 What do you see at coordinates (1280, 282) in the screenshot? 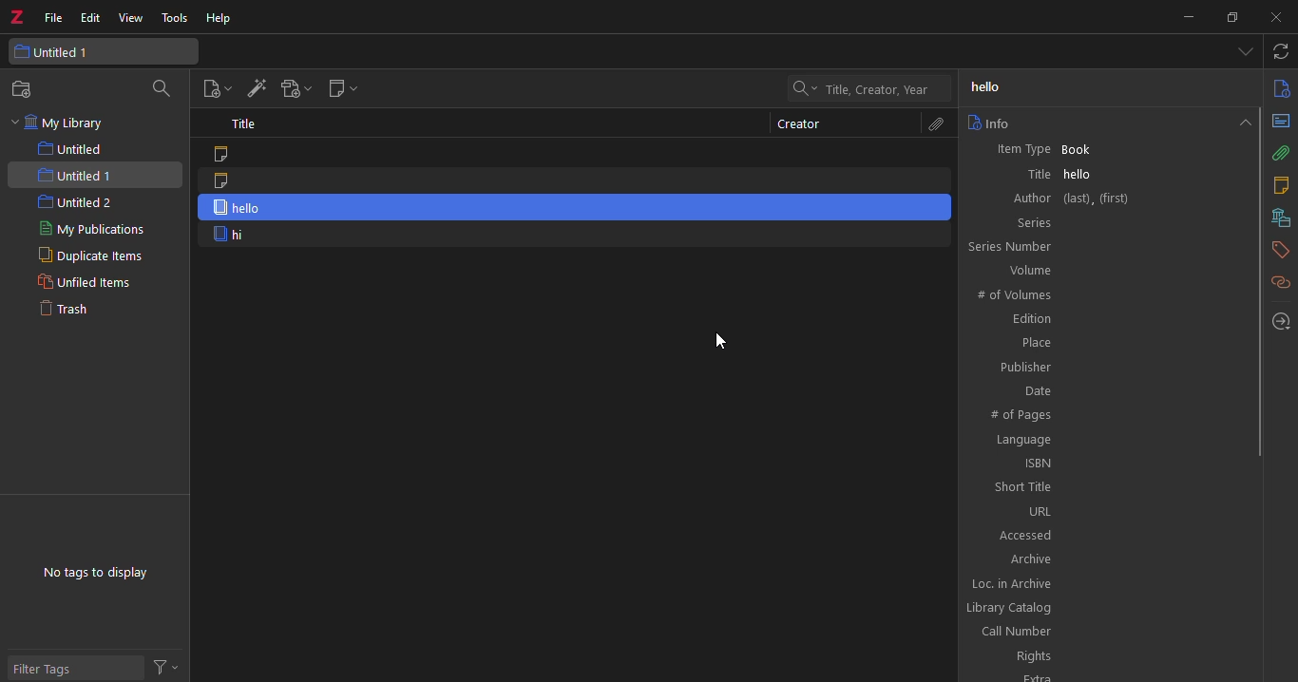
I see `related` at bounding box center [1280, 282].